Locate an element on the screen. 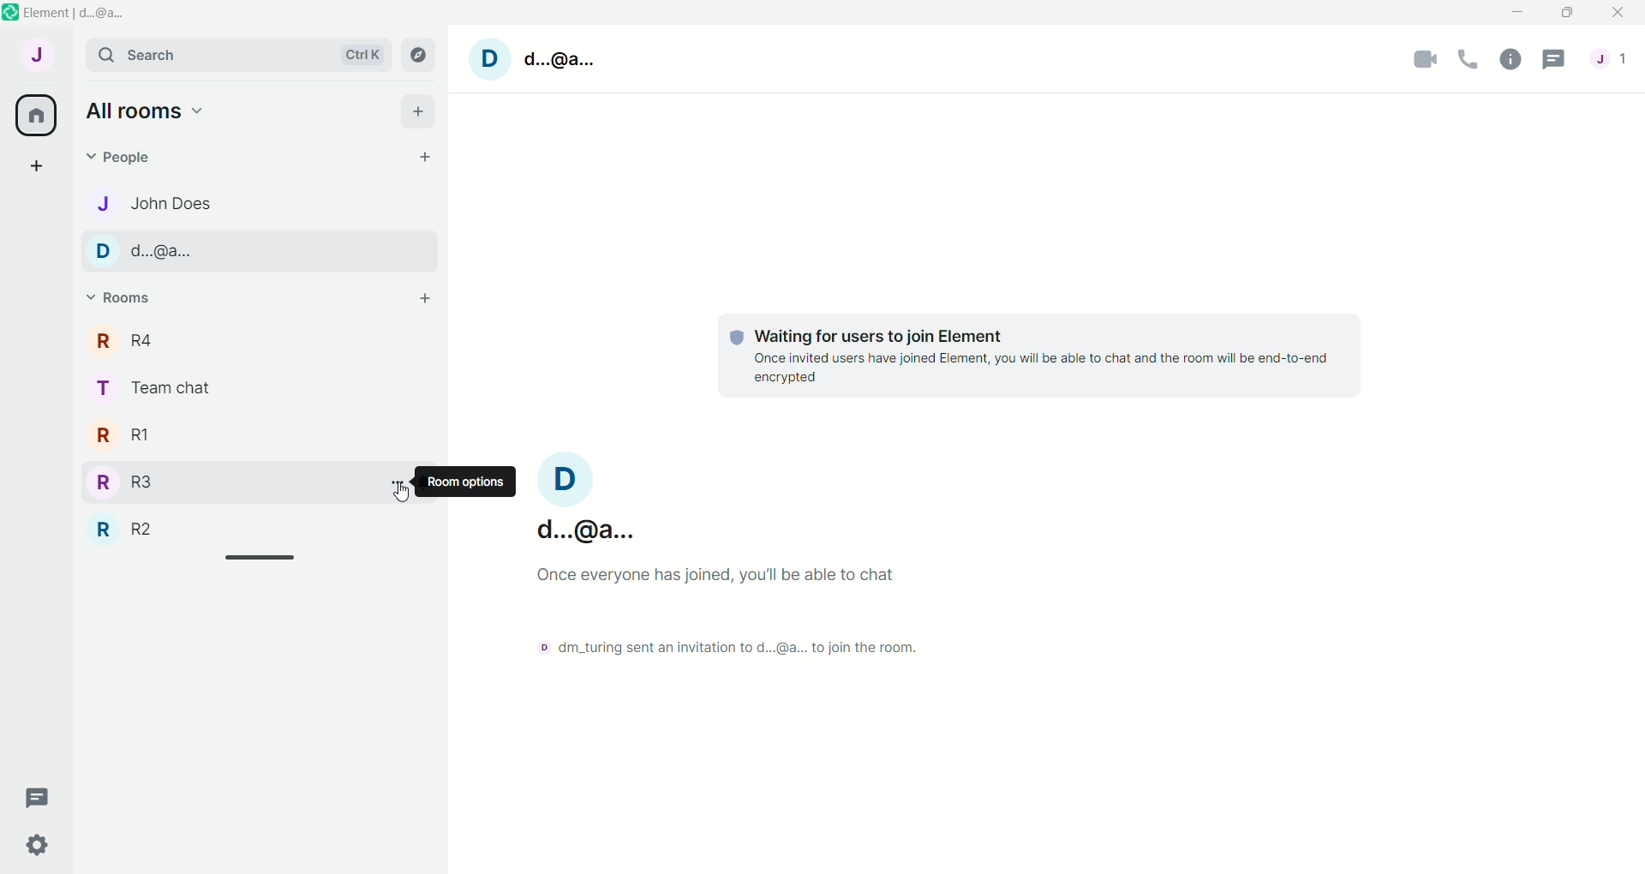 The height and width of the screenshot is (874, 1645). minimize is located at coordinates (1521, 15).